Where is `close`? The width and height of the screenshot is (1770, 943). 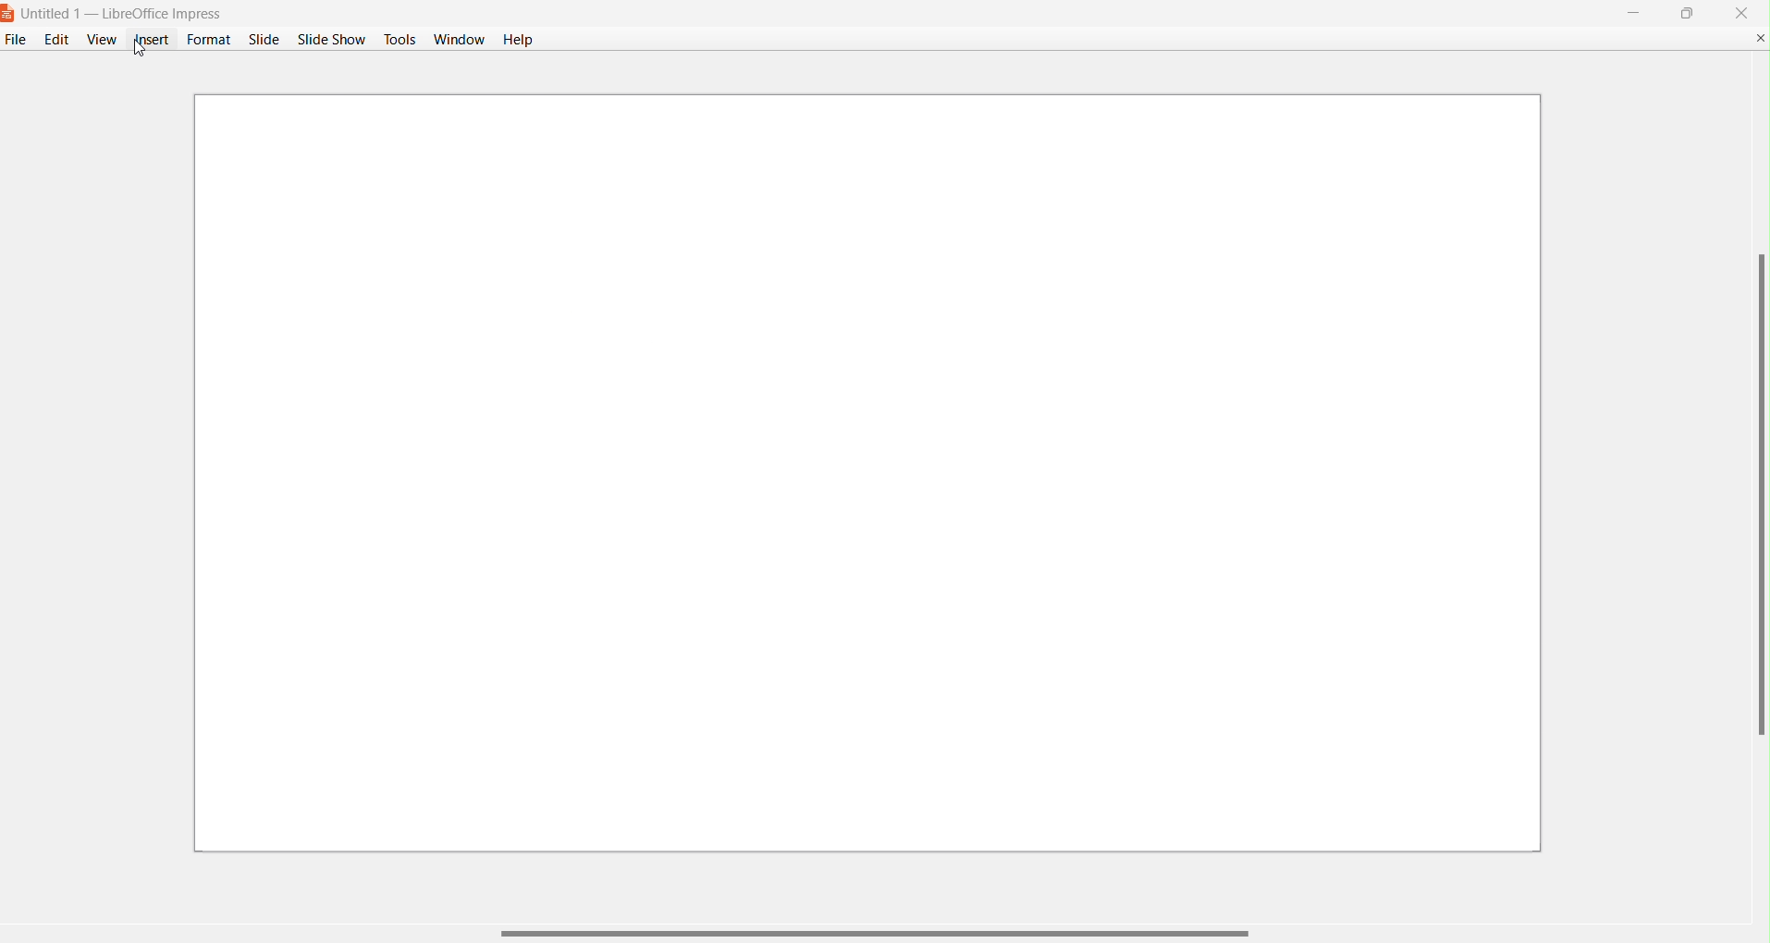 close is located at coordinates (1742, 12).